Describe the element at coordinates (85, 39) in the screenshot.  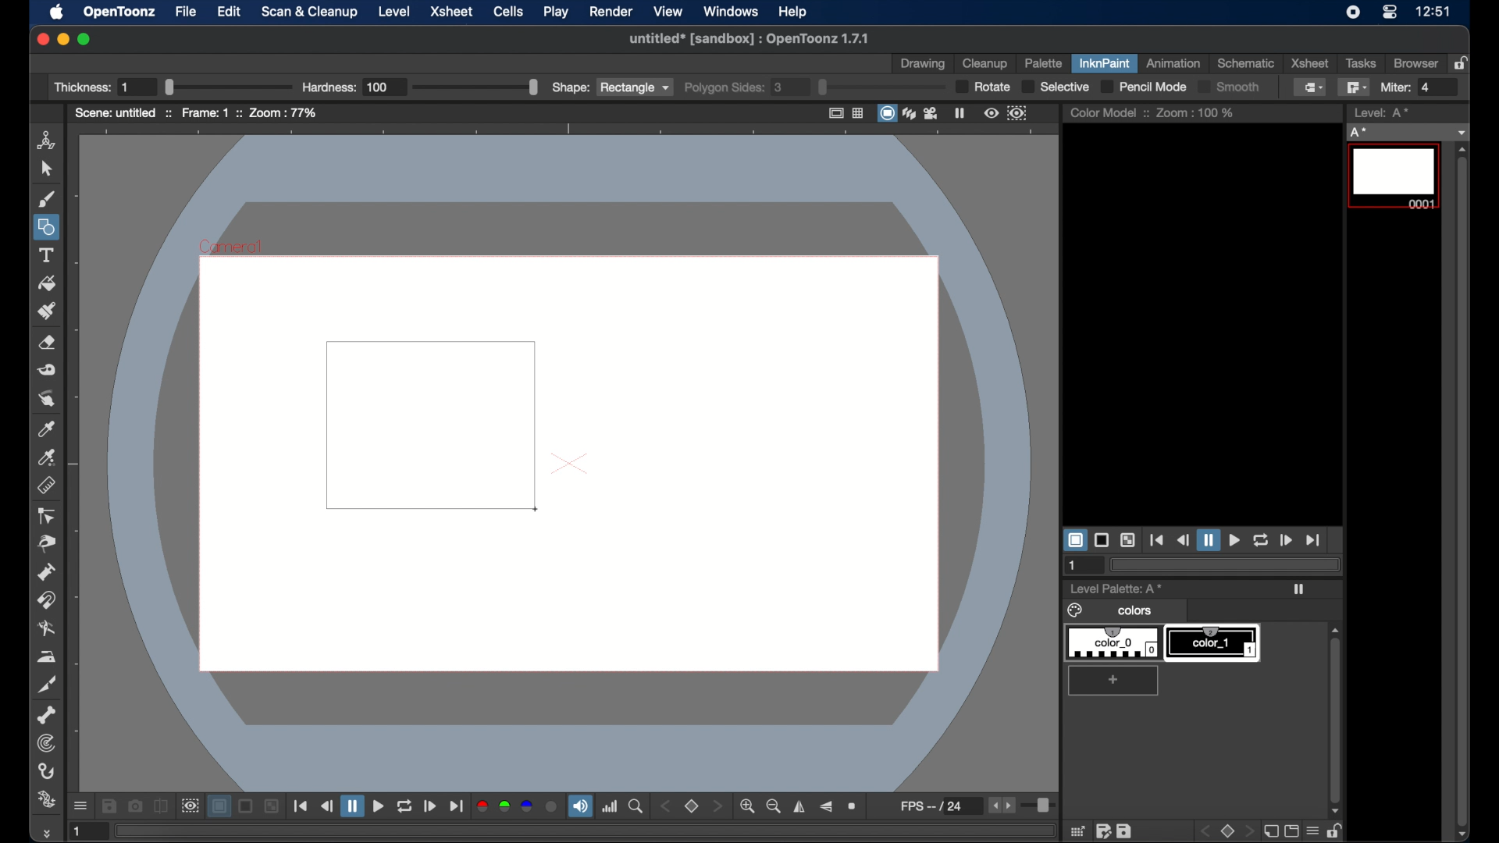
I see `maximize` at that location.